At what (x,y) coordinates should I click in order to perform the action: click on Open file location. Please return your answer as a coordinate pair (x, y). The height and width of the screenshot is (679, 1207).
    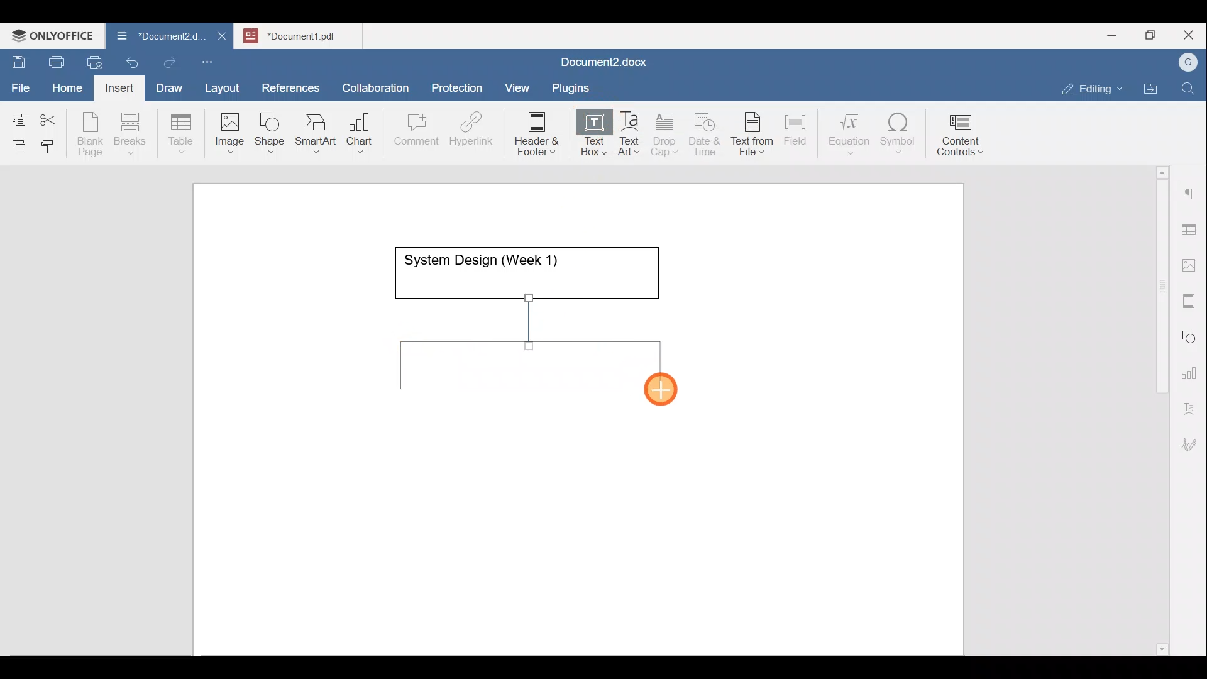
    Looking at the image, I should click on (1154, 90).